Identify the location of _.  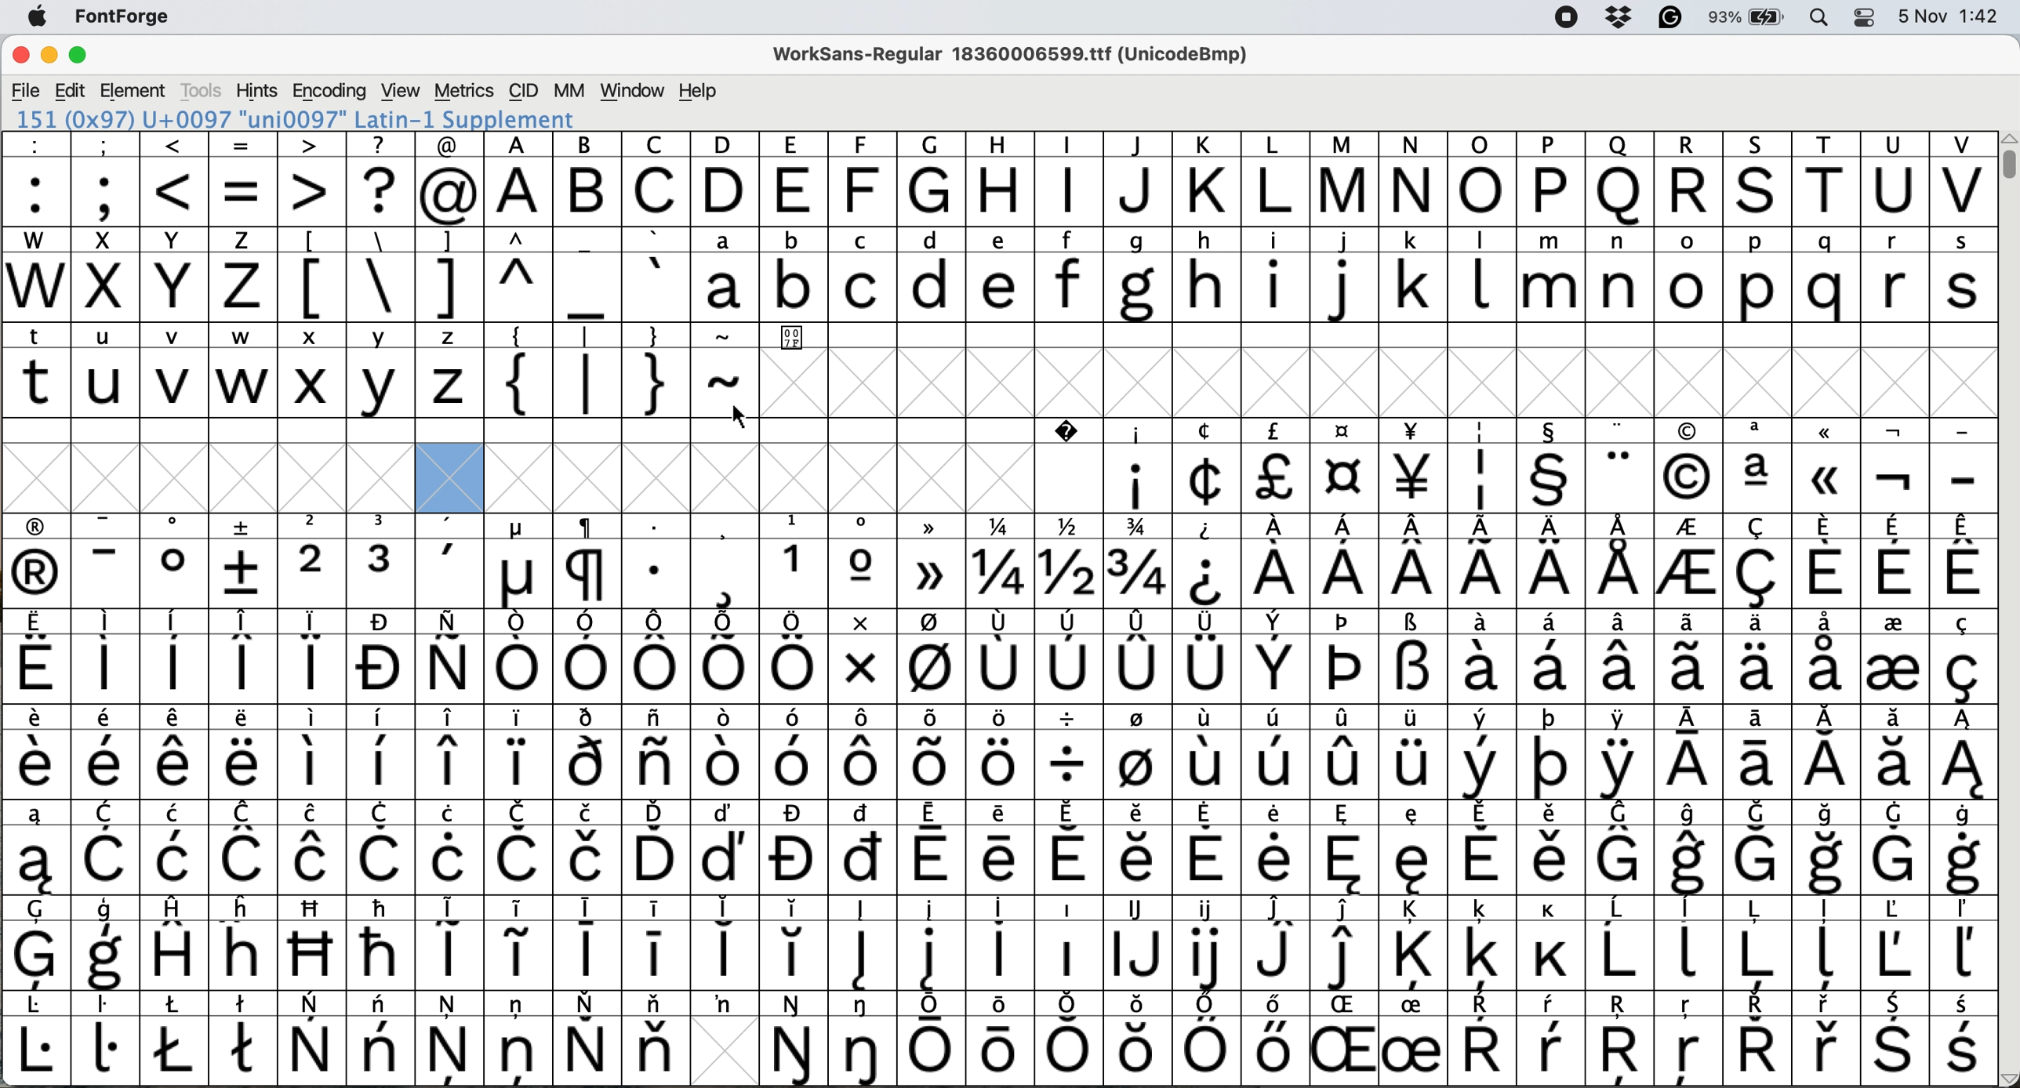
(588, 275).